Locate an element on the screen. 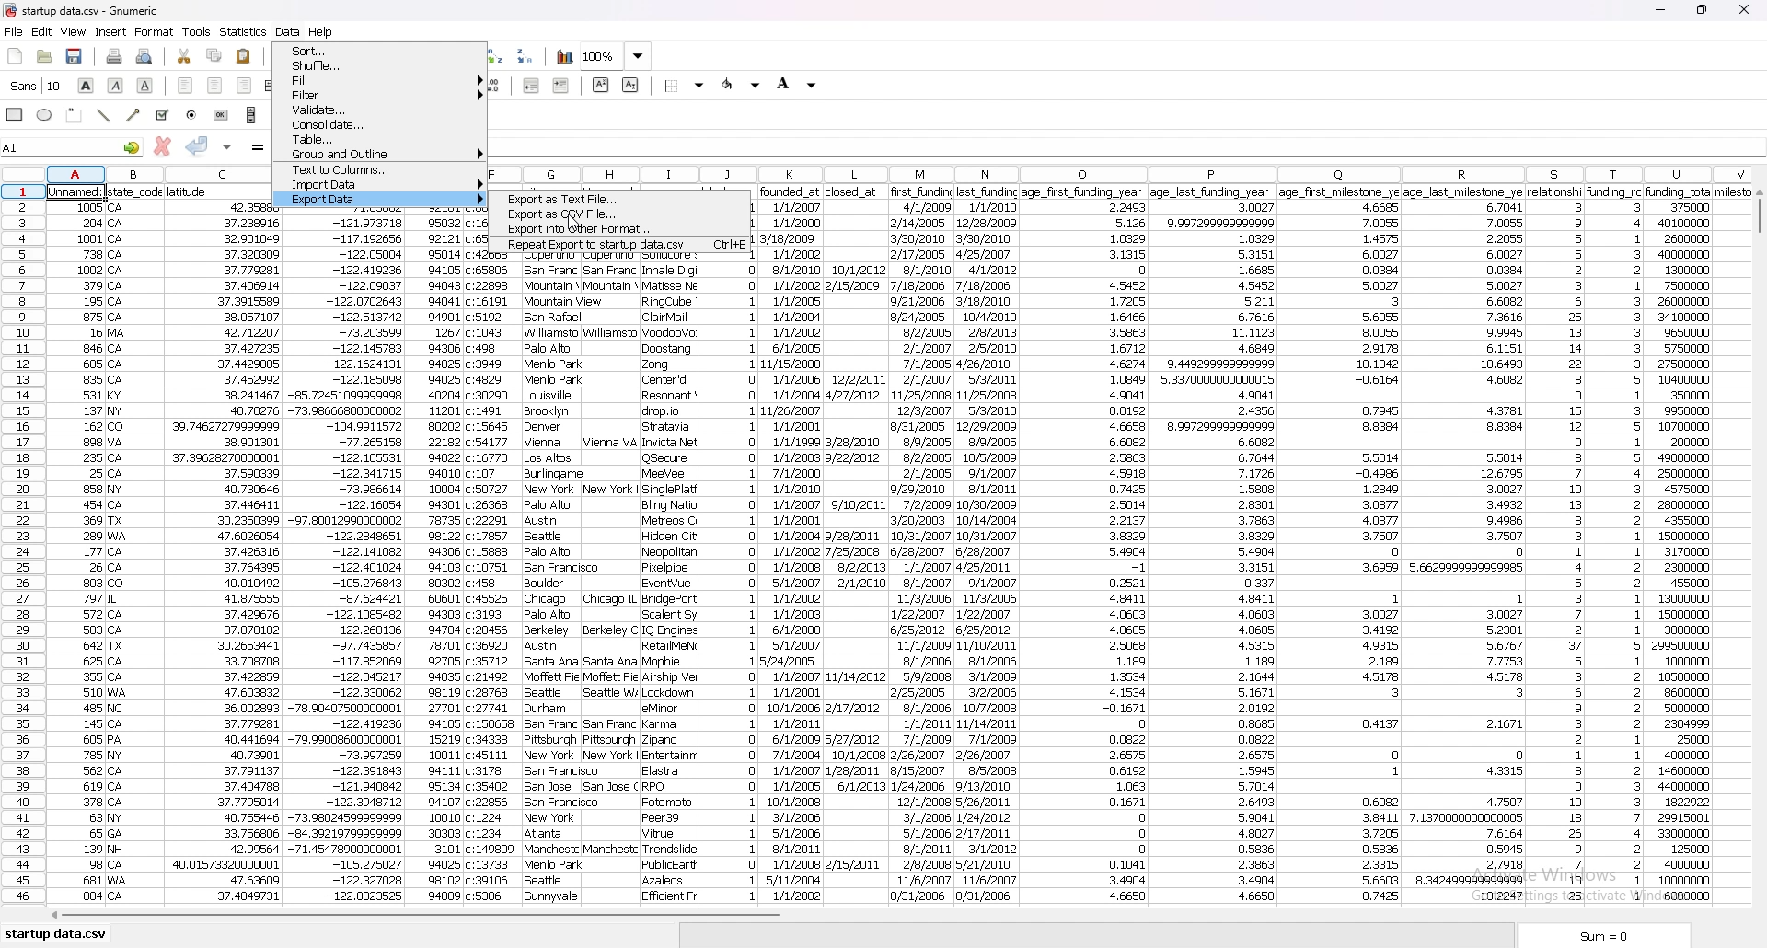  arrowed line is located at coordinates (135, 114).